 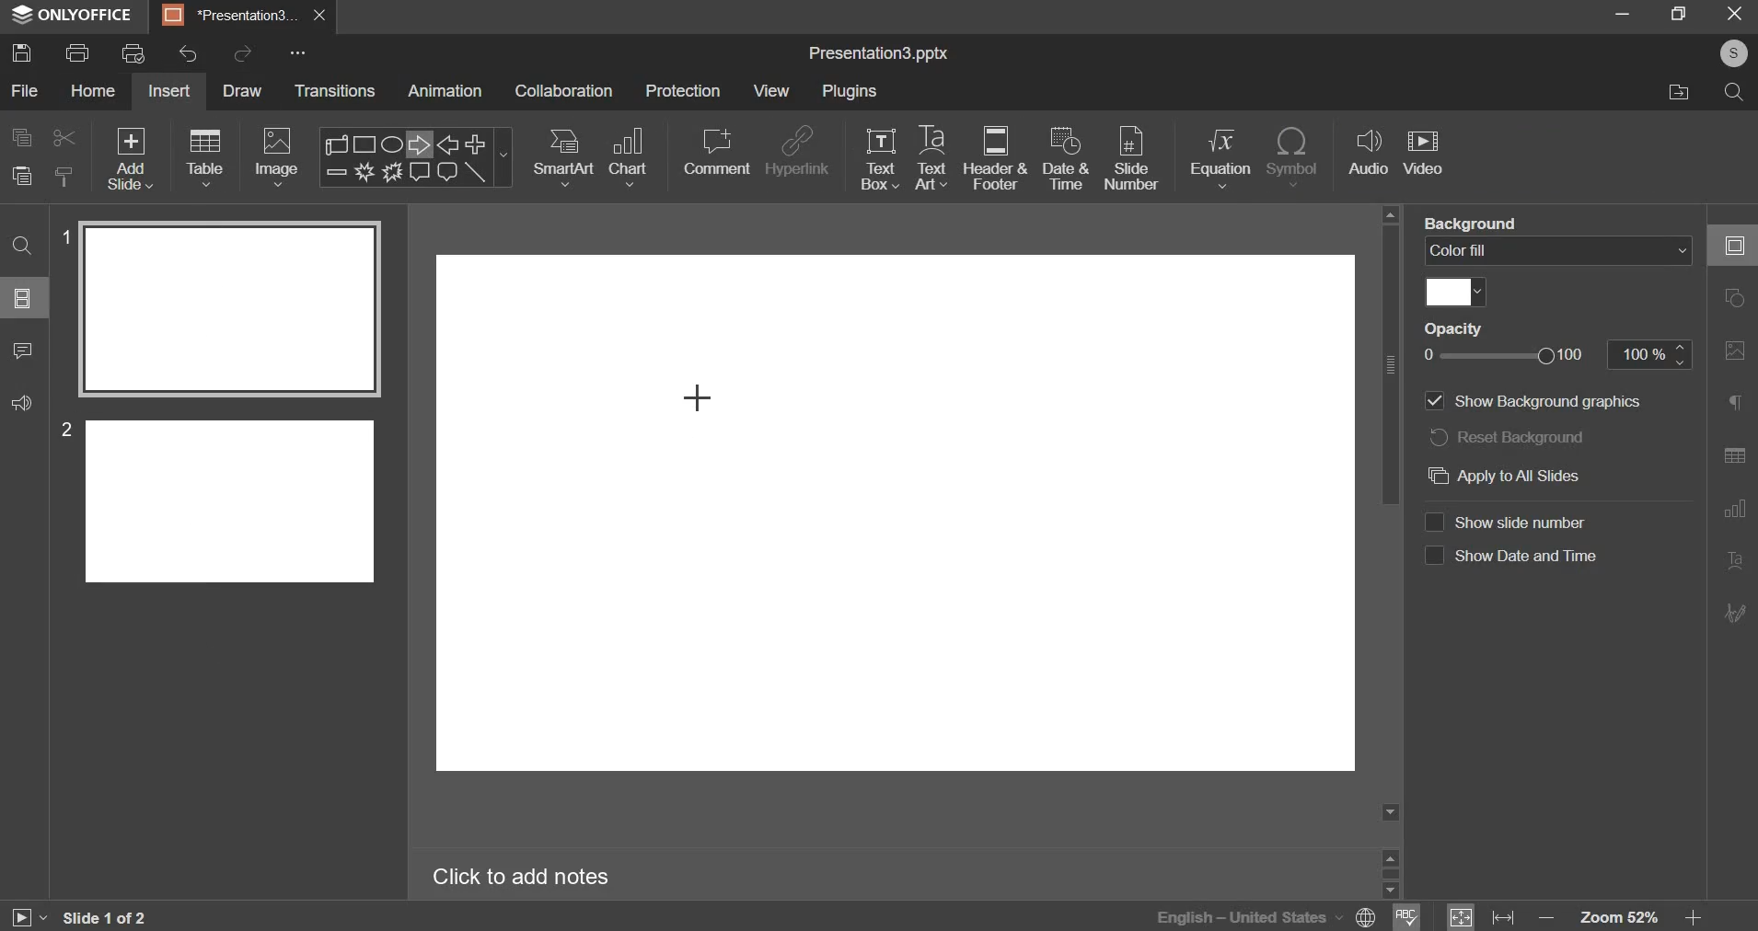 What do you see at coordinates (1511, 560) in the screenshot?
I see `Slide date and time` at bounding box center [1511, 560].